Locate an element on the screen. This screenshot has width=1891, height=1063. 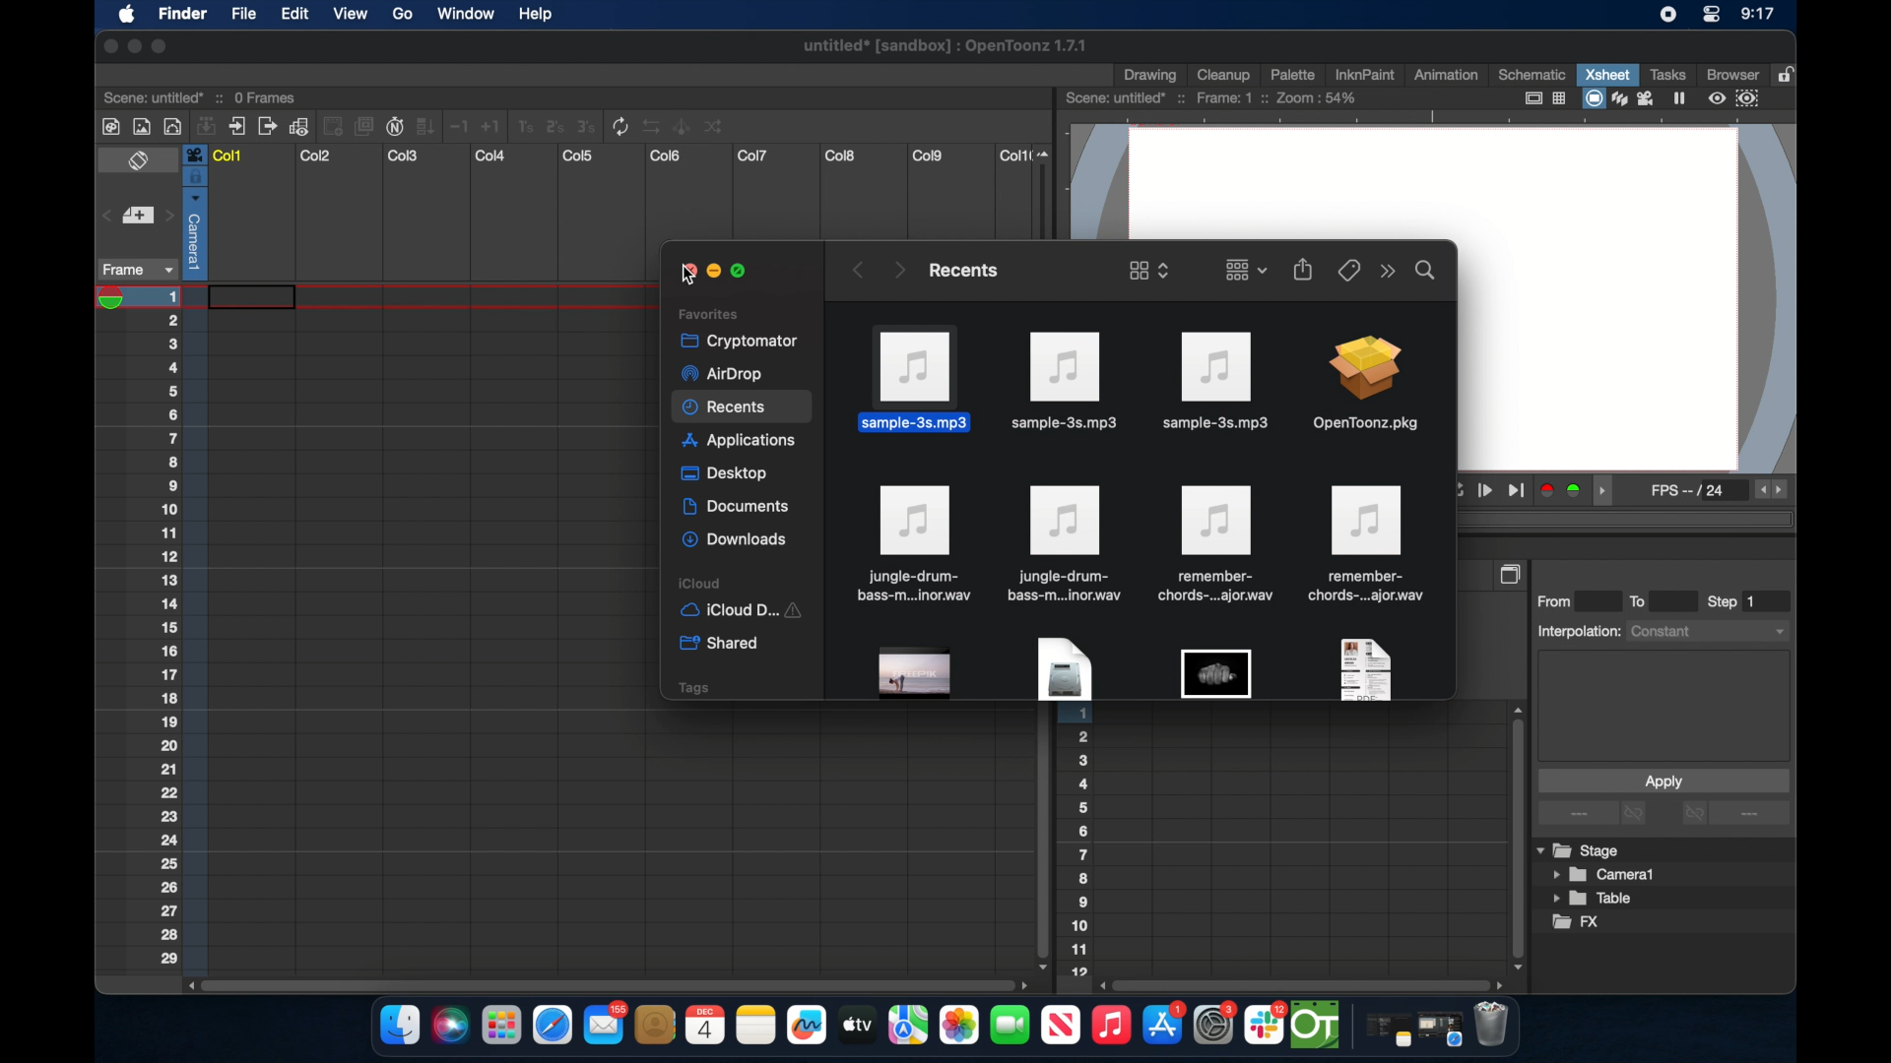
notes is located at coordinates (755, 1026).